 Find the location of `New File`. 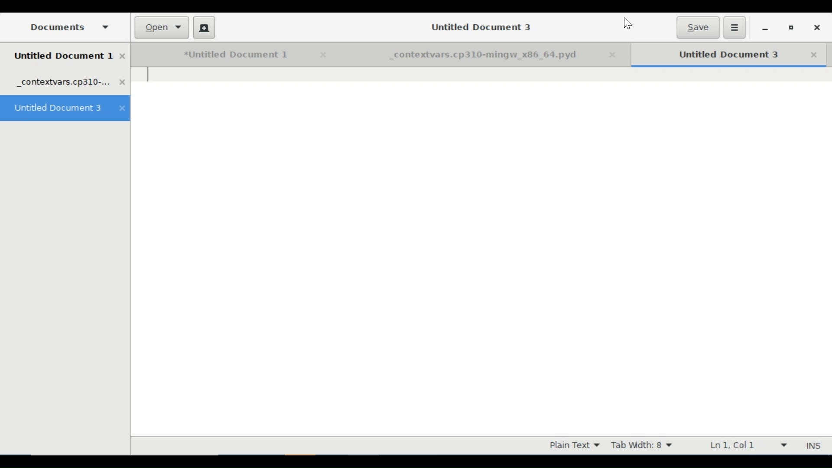

New File is located at coordinates (204, 27).